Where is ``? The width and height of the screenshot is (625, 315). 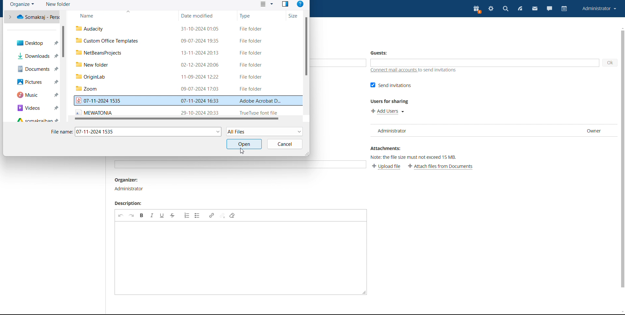  is located at coordinates (33, 42).